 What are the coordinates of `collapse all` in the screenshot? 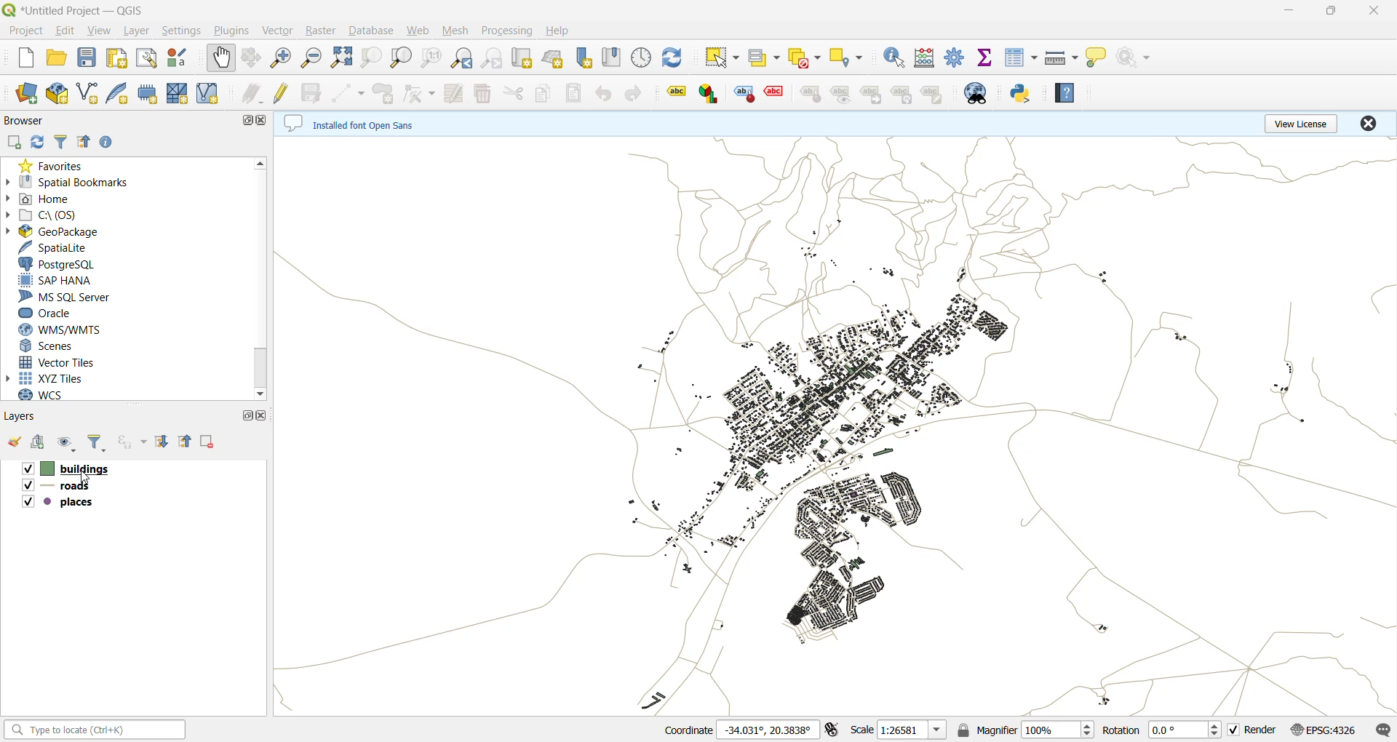 It's located at (186, 441).